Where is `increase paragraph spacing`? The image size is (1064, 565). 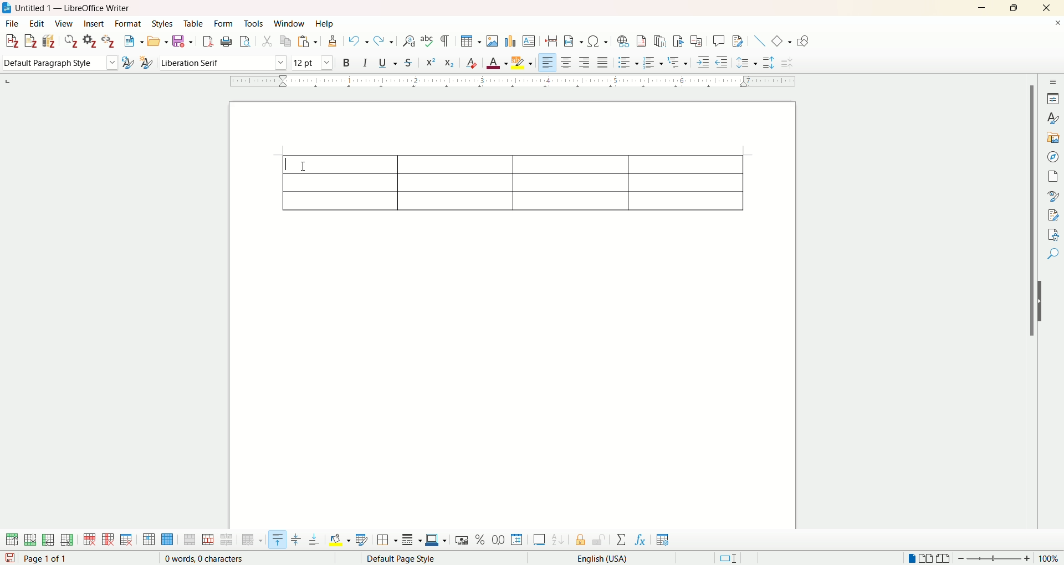 increase paragraph spacing is located at coordinates (770, 63).